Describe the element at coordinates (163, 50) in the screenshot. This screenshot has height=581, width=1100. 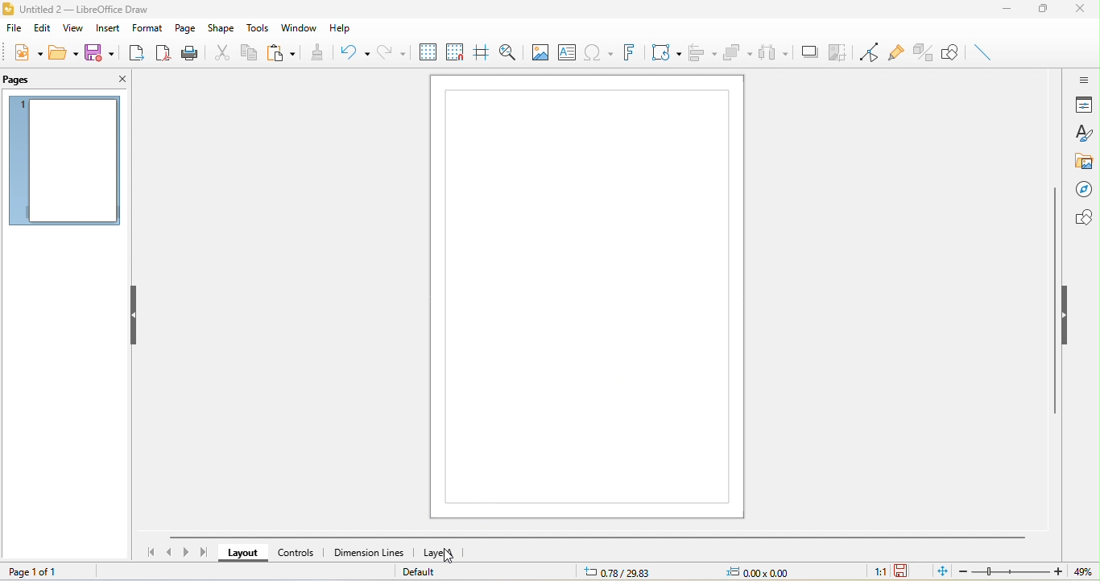
I see `export directly as pdf` at that location.